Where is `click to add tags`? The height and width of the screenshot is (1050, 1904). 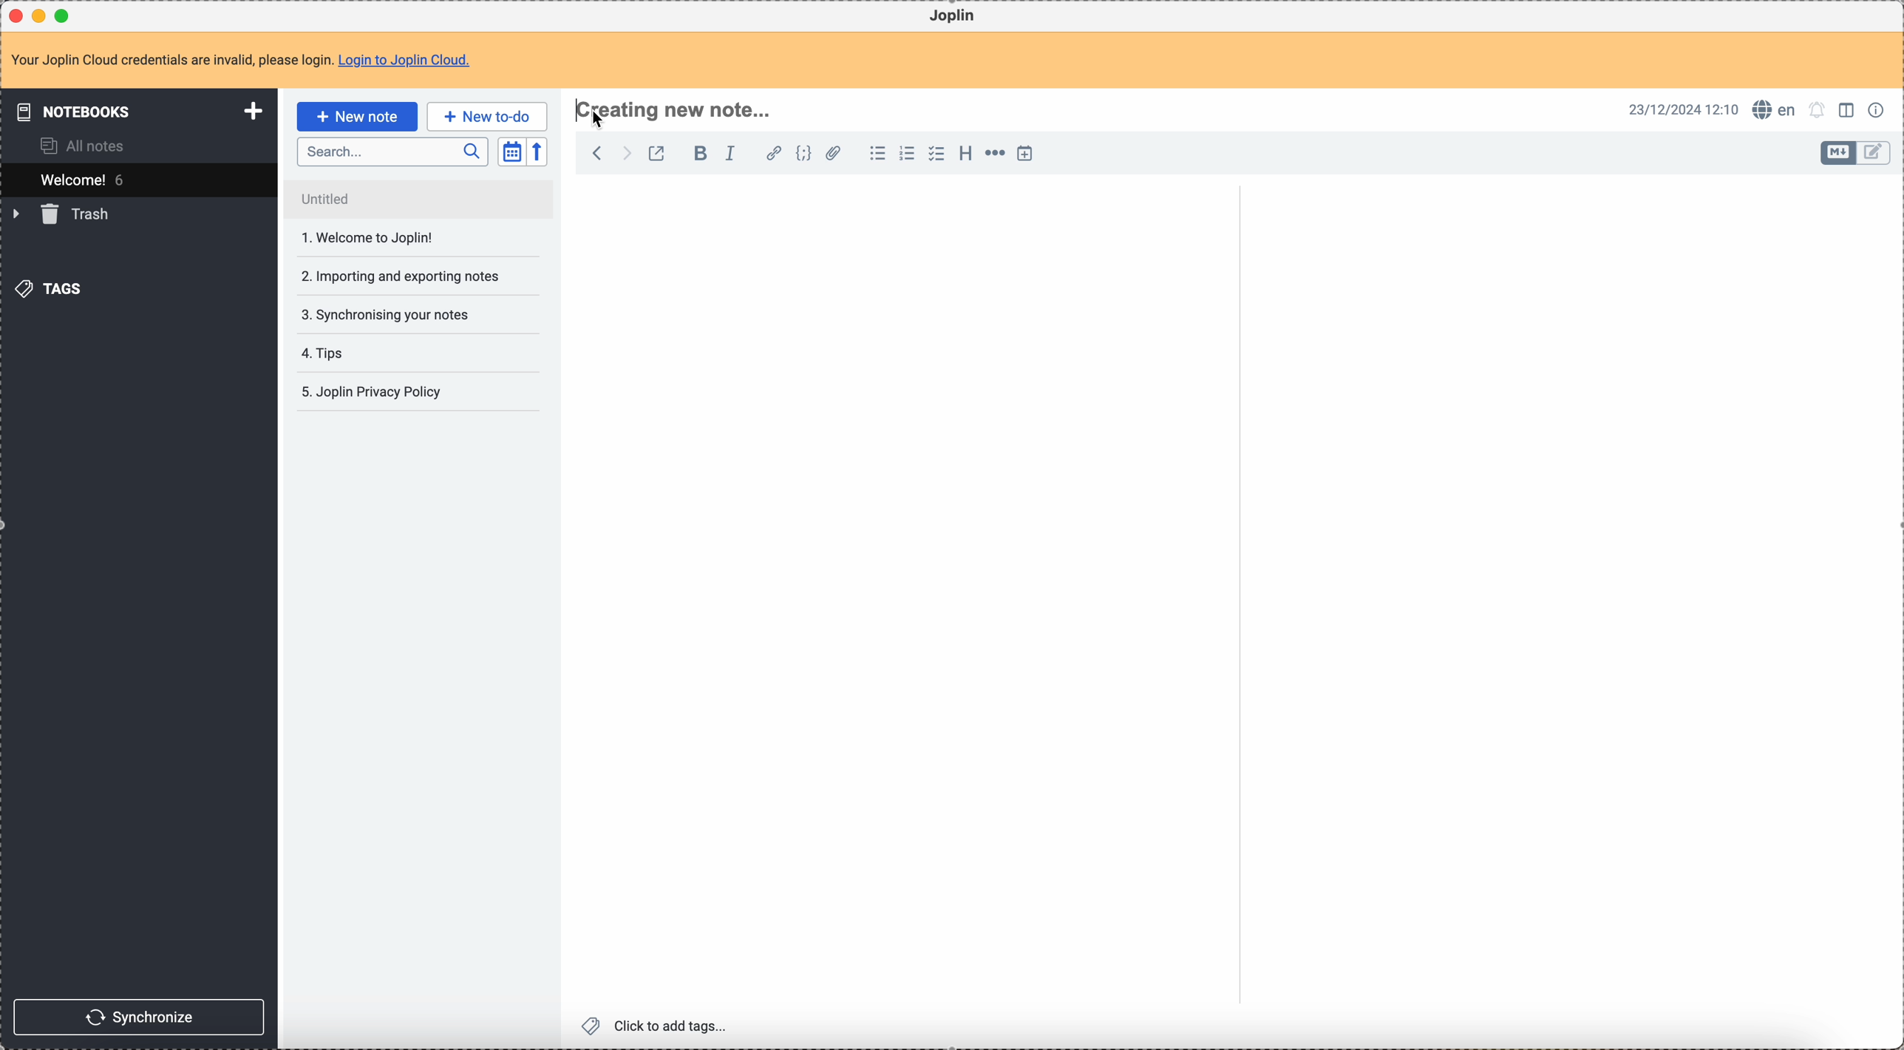
click to add tags is located at coordinates (657, 1027).